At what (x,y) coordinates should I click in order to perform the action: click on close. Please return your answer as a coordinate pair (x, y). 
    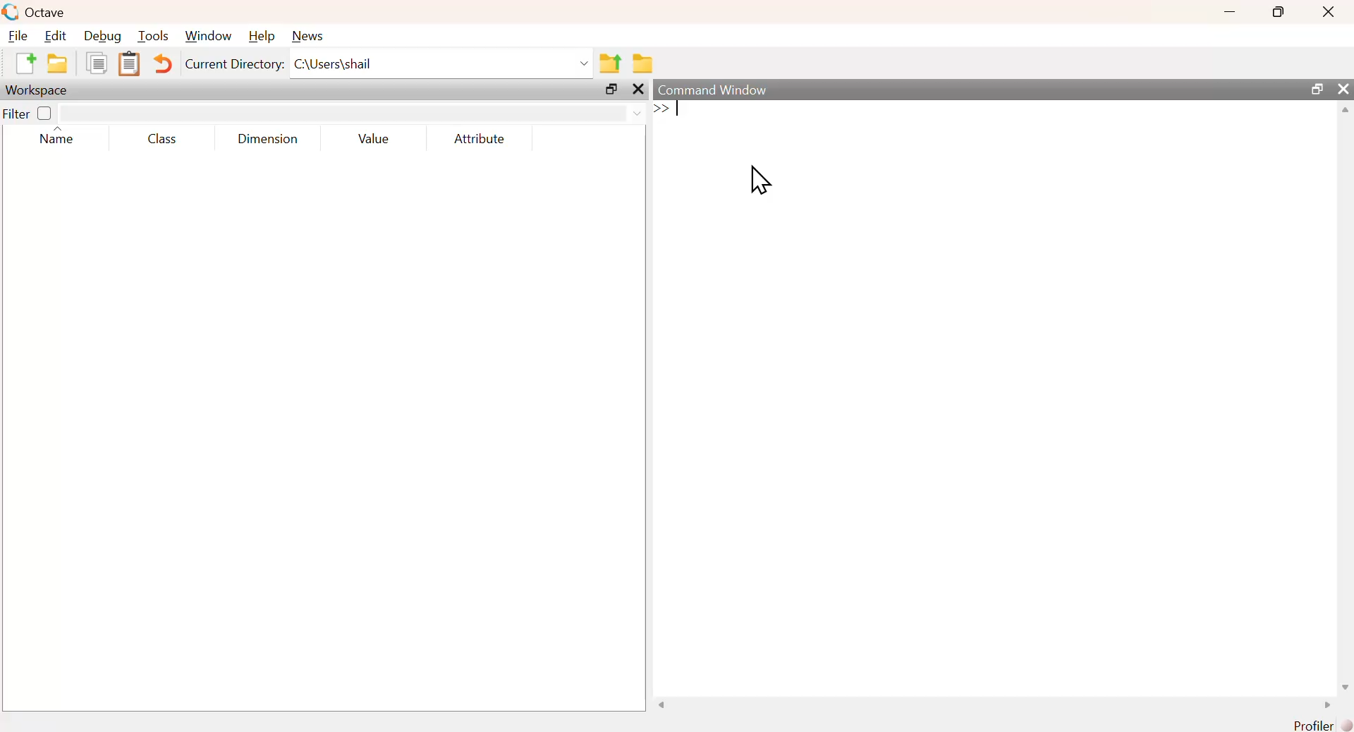
    Looking at the image, I should click on (637, 90).